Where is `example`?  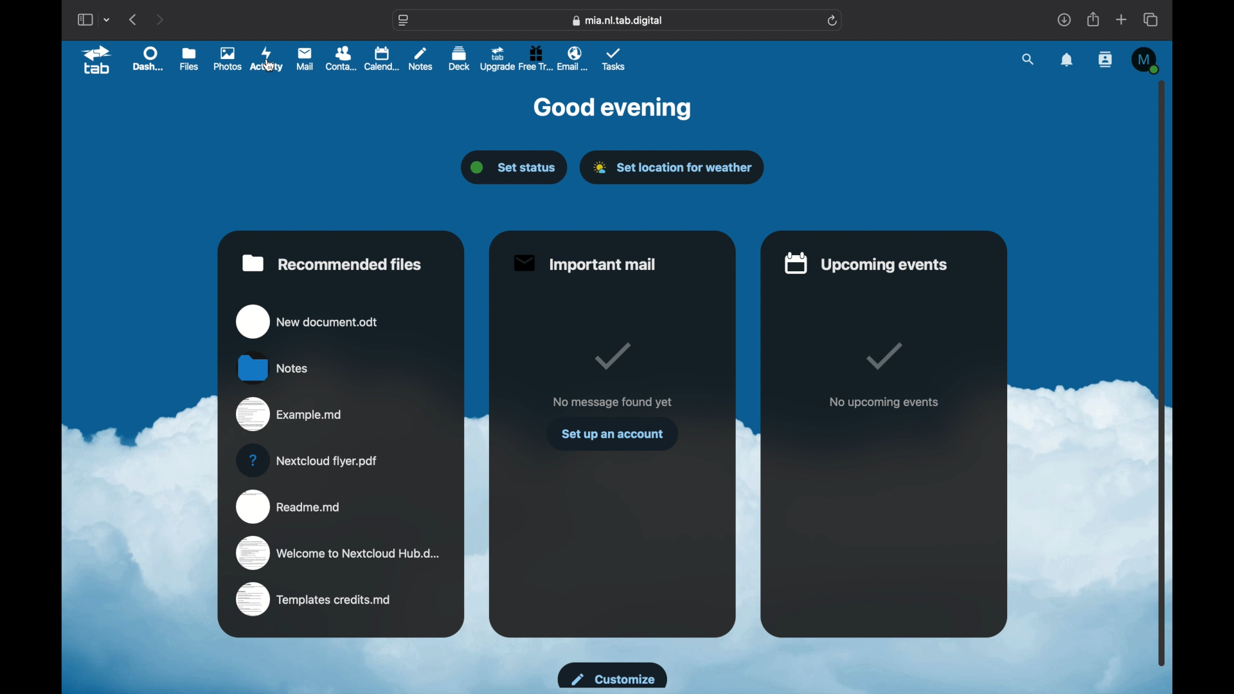 example is located at coordinates (289, 414).